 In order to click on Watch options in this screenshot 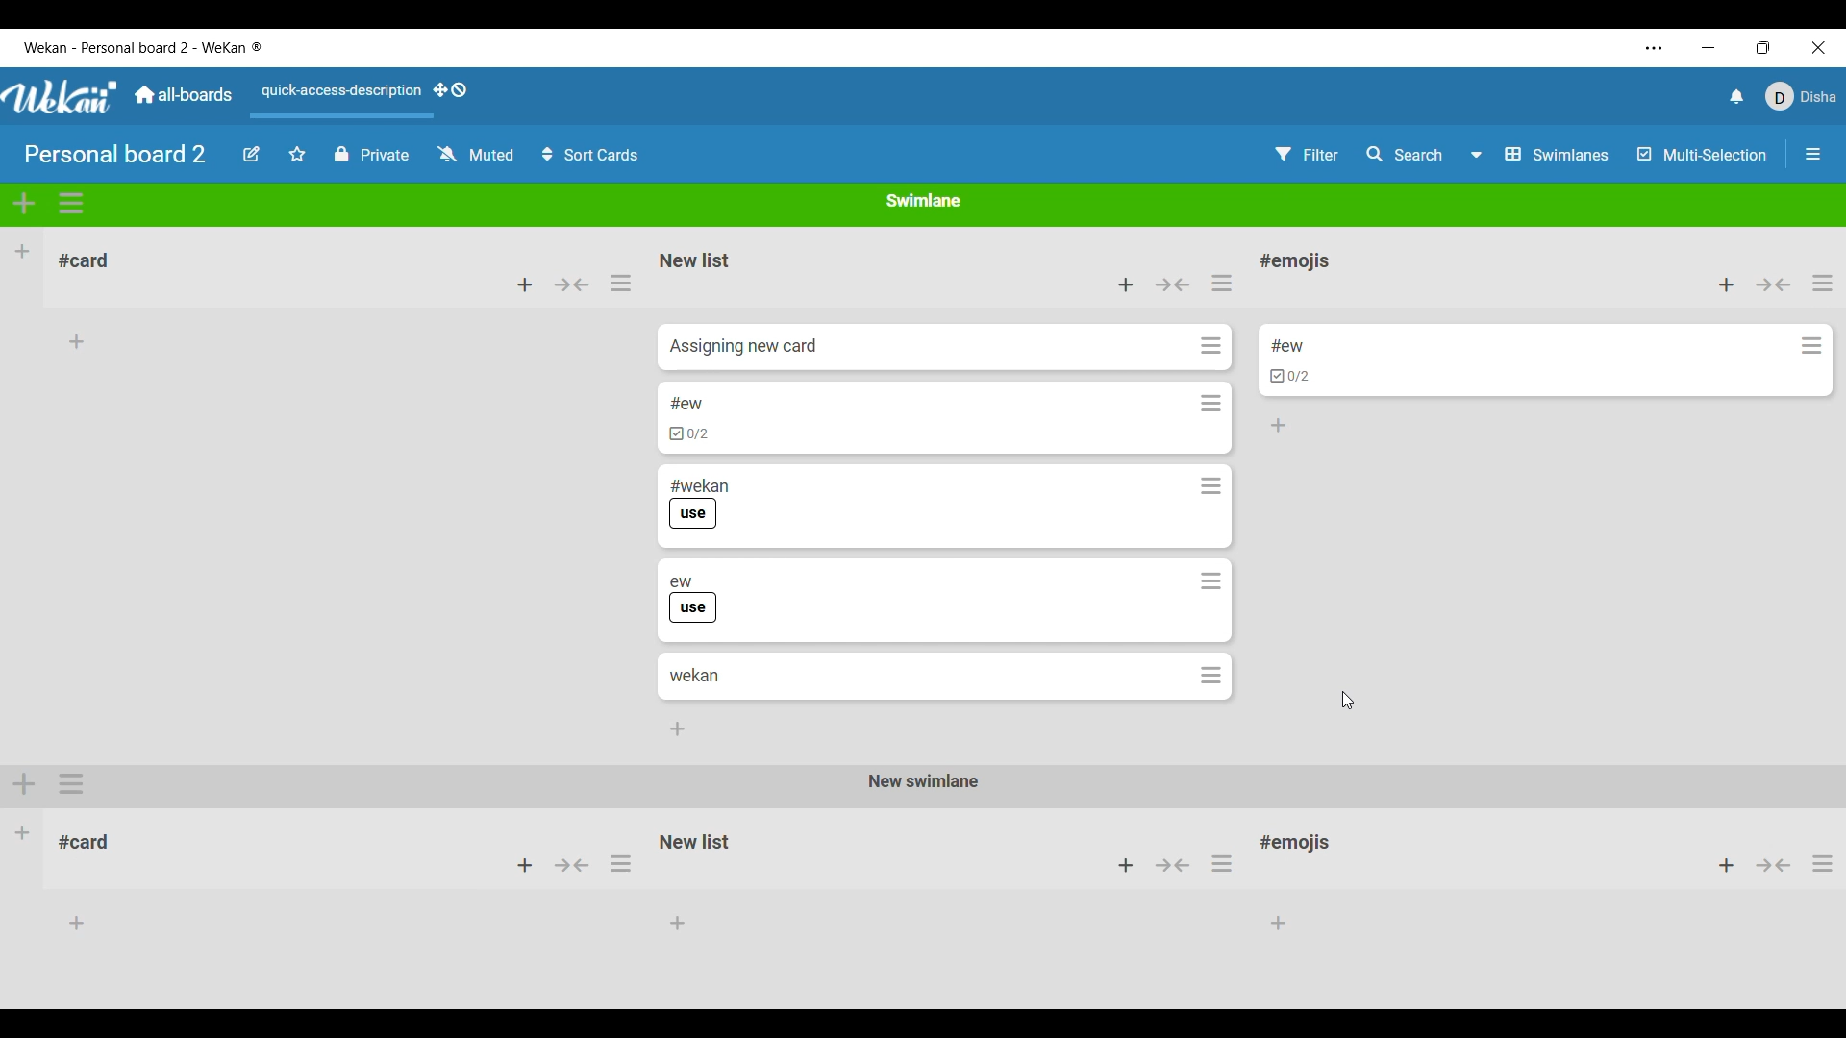, I will do `click(476, 154)`.